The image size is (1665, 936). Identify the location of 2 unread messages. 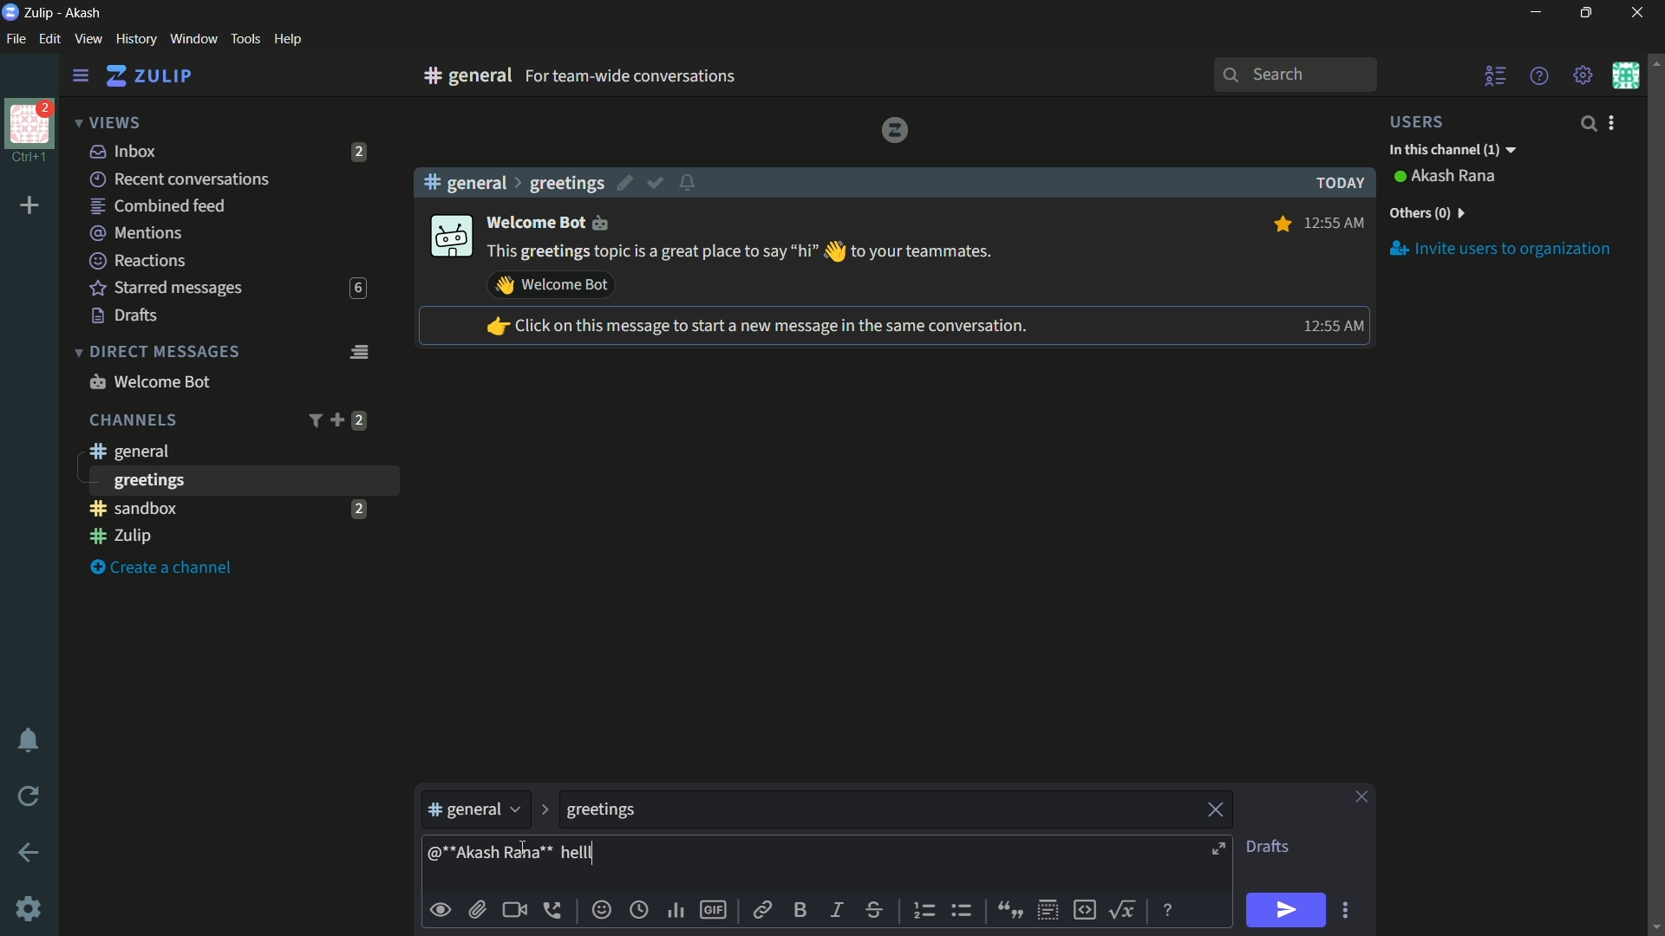
(360, 152).